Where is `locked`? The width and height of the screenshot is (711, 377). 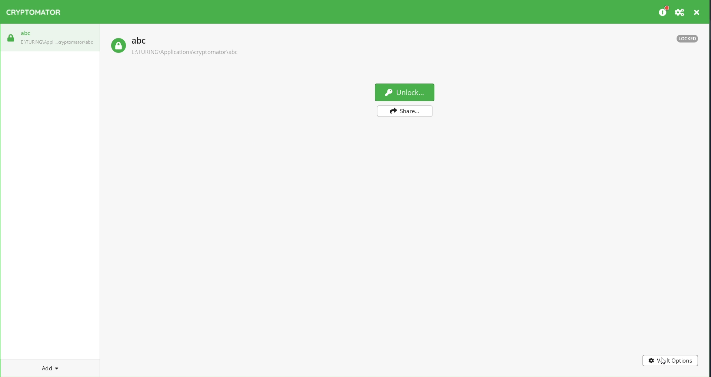
locked is located at coordinates (117, 45).